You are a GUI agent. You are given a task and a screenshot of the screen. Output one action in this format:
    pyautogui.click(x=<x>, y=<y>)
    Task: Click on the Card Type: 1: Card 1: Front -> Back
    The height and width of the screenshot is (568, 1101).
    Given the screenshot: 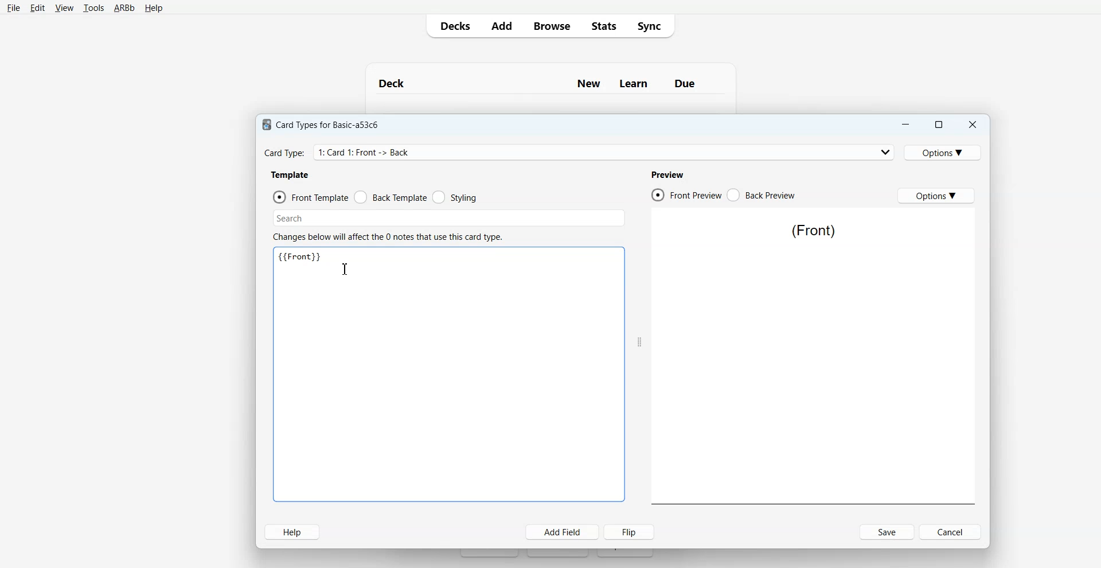 What is the action you would take?
    pyautogui.click(x=368, y=152)
    